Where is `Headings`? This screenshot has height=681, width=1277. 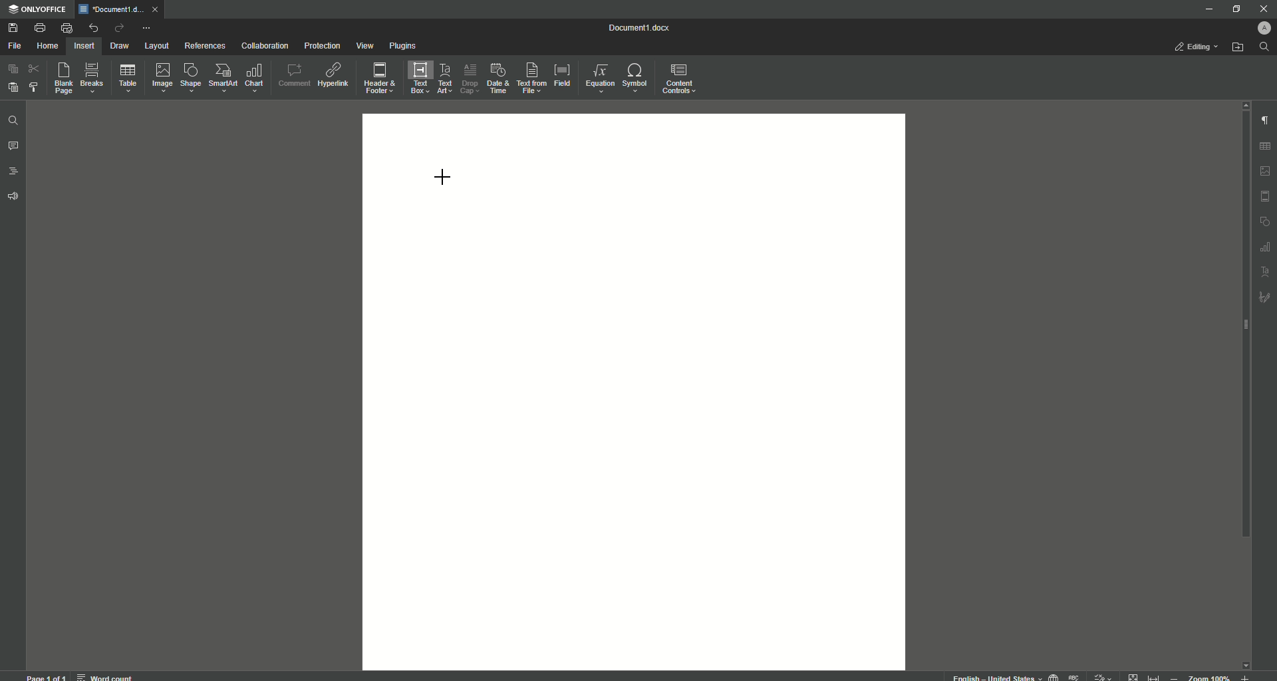 Headings is located at coordinates (15, 172).